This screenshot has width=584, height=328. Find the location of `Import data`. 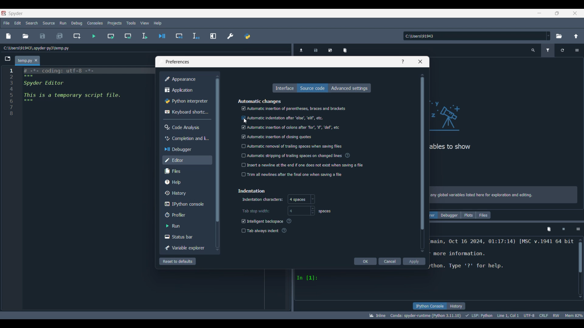

Import data is located at coordinates (301, 50).